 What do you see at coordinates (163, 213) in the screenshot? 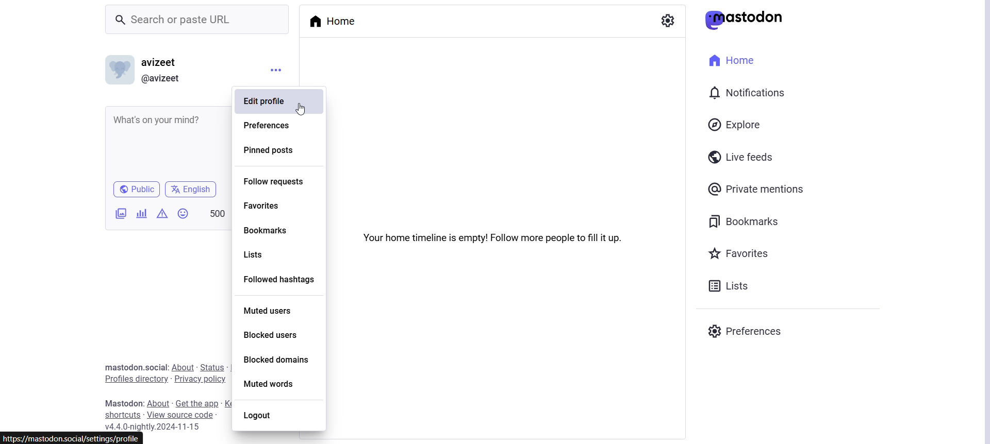
I see `Add content` at bounding box center [163, 213].